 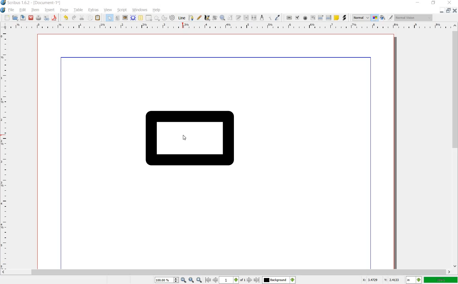 I want to click on calligraphic line, so click(x=207, y=18).